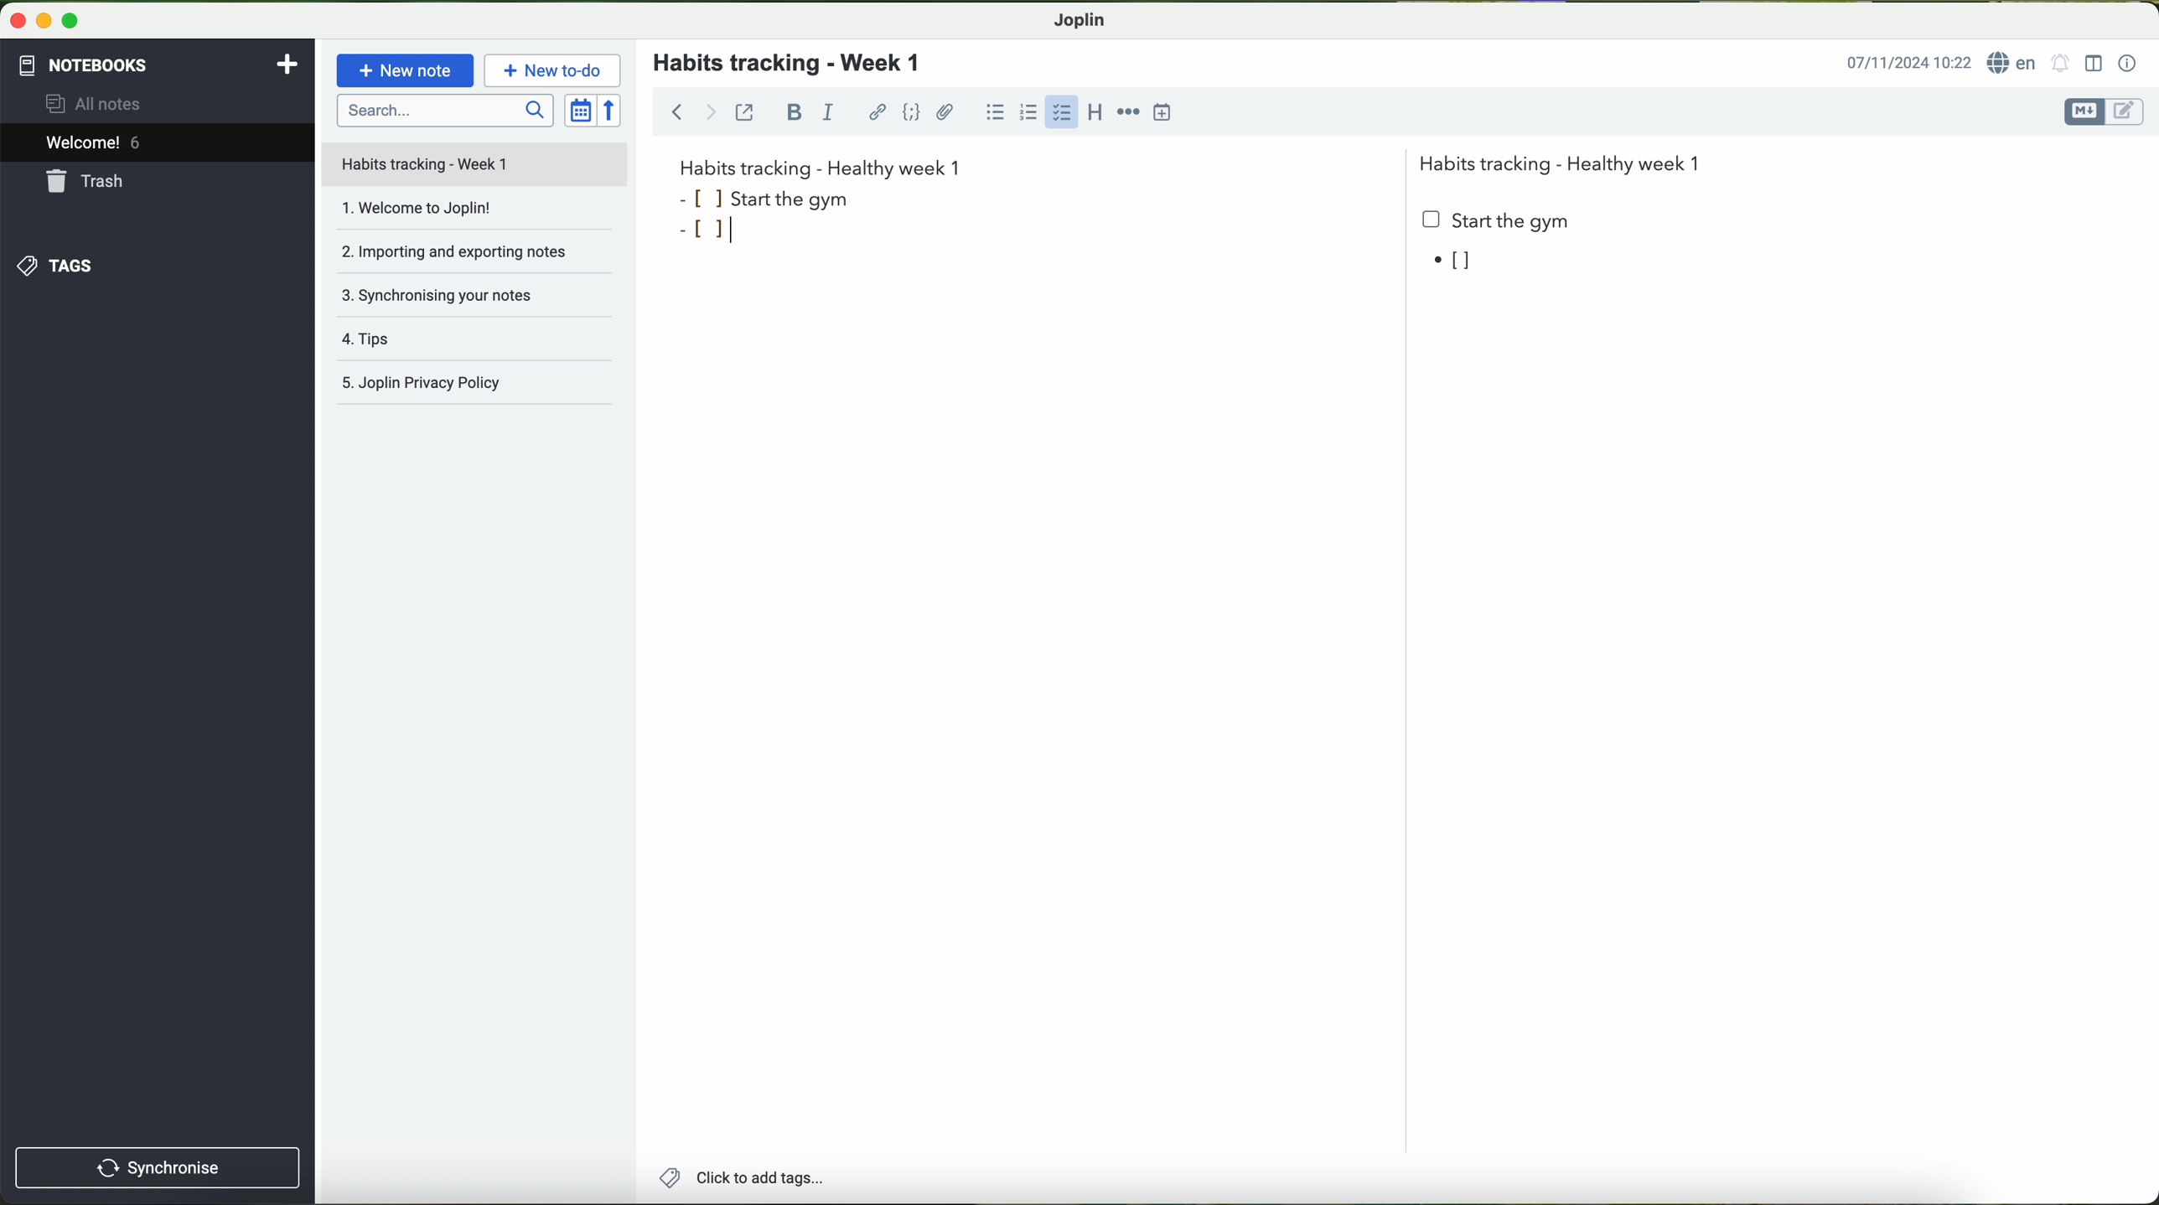 The image size is (2159, 1205). I want to click on new to-do button, so click(552, 70).